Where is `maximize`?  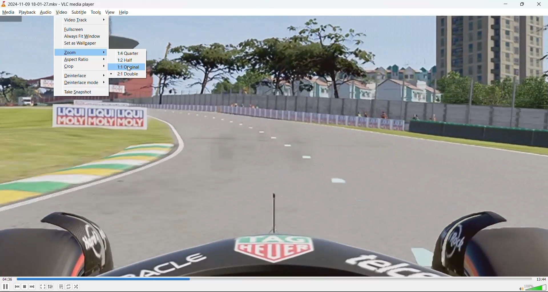 maximize is located at coordinates (522, 5).